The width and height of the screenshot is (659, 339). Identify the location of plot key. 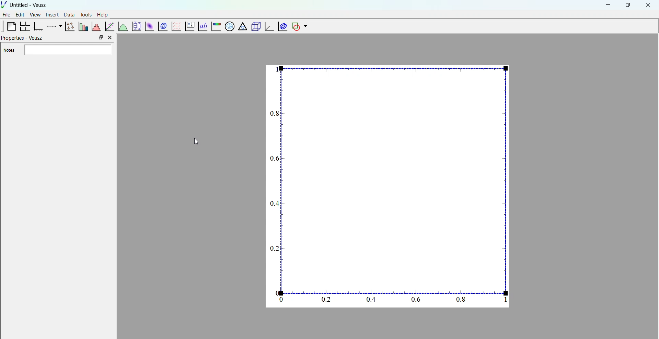
(188, 27).